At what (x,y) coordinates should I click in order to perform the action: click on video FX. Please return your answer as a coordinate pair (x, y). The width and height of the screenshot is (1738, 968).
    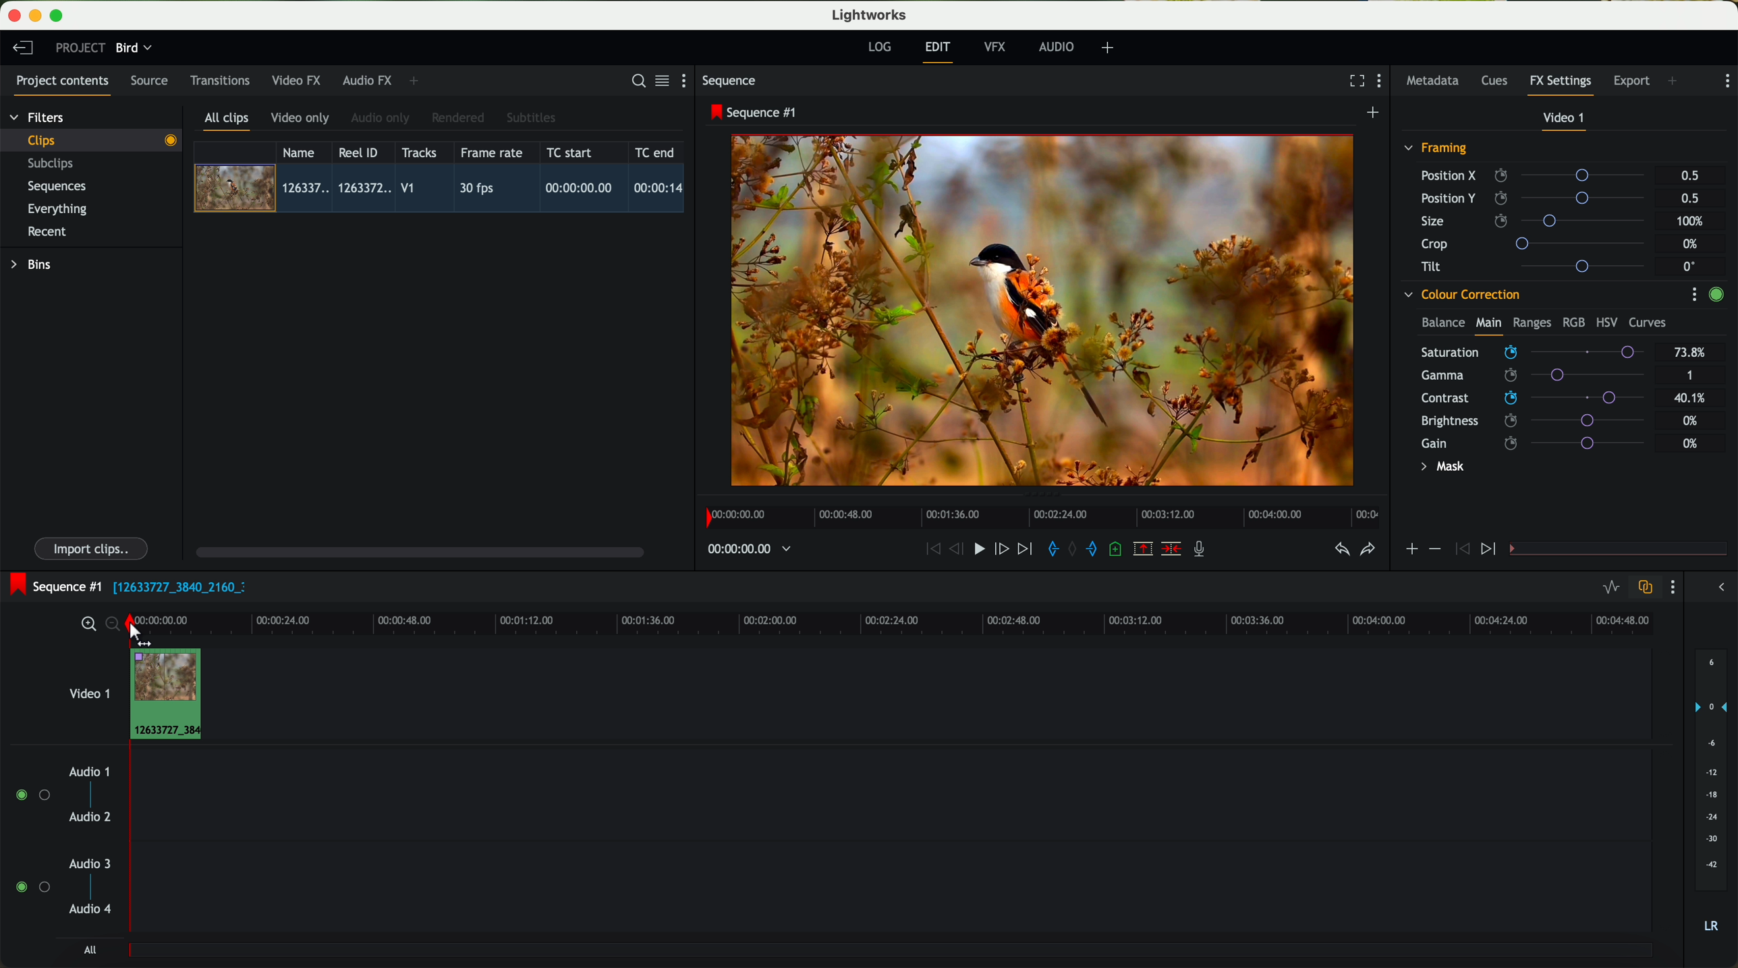
    Looking at the image, I should click on (300, 80).